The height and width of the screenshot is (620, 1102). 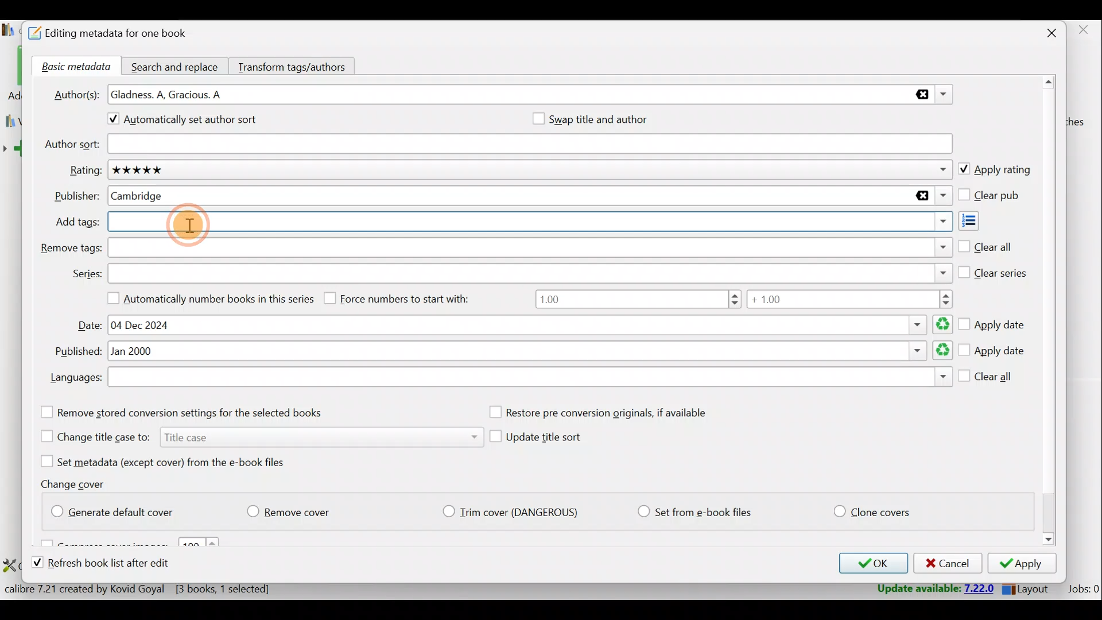 What do you see at coordinates (206, 297) in the screenshot?
I see `Automatically number books in this series` at bounding box center [206, 297].